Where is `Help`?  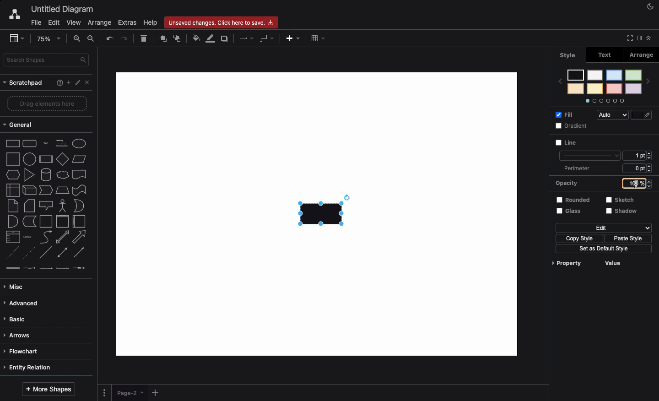
Help is located at coordinates (58, 83).